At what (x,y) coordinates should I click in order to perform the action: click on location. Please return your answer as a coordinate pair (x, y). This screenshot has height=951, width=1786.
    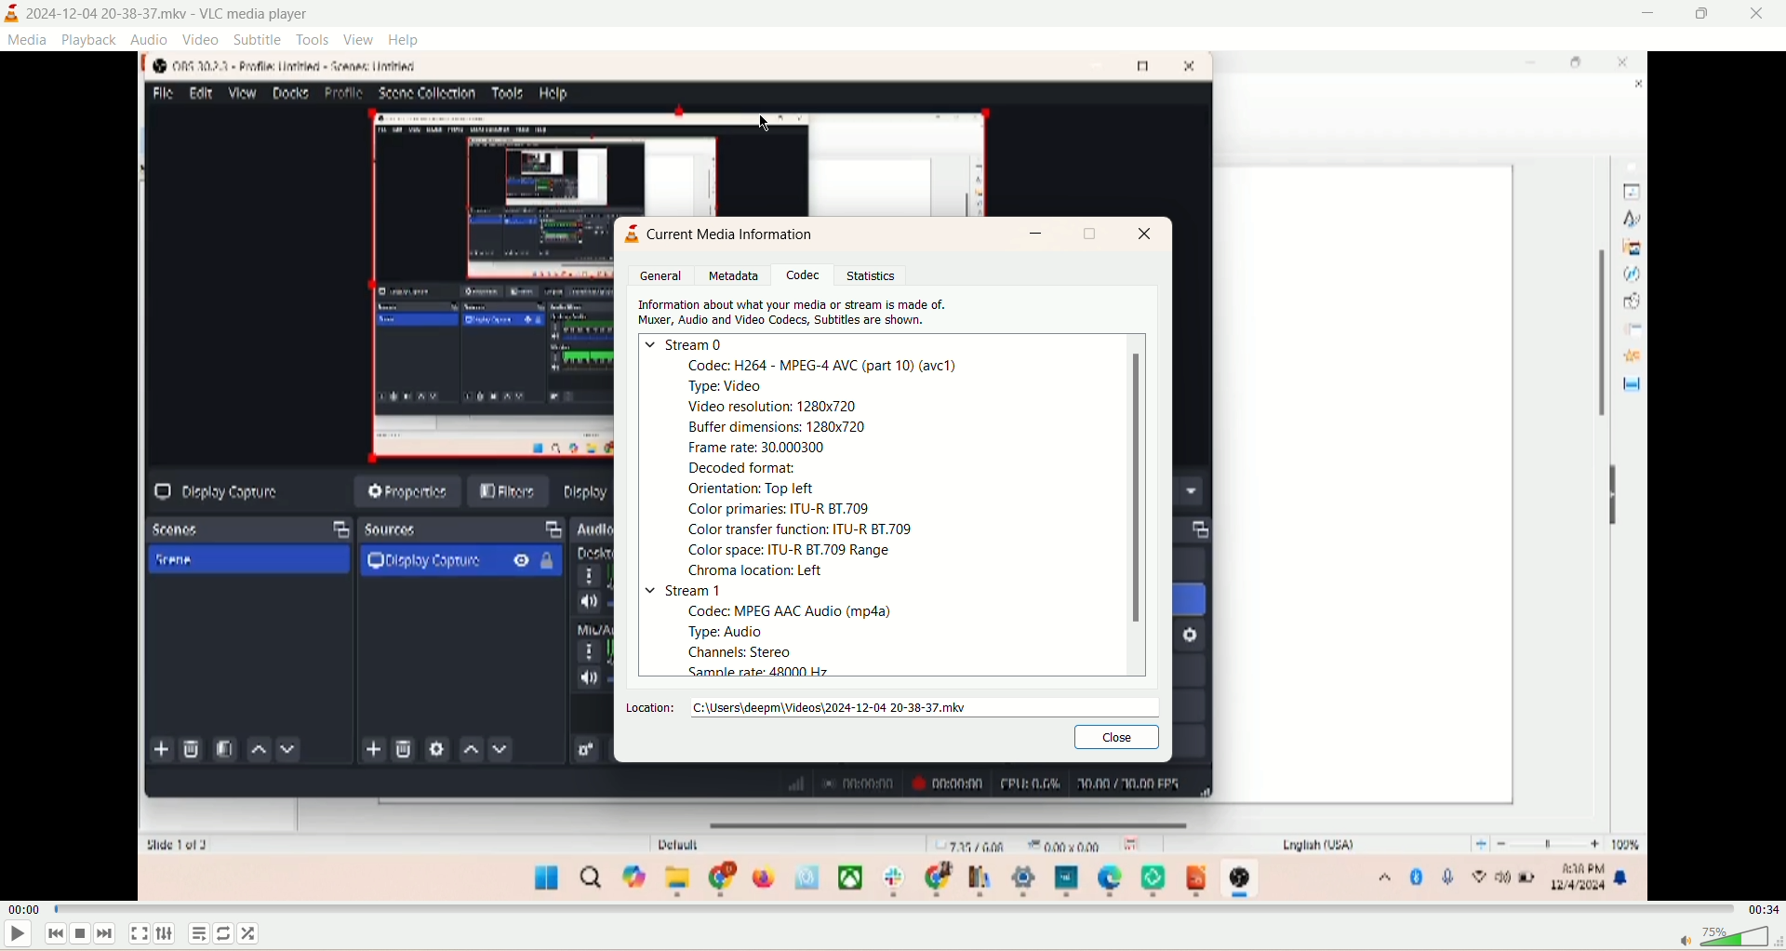
    Looking at the image, I should click on (886, 705).